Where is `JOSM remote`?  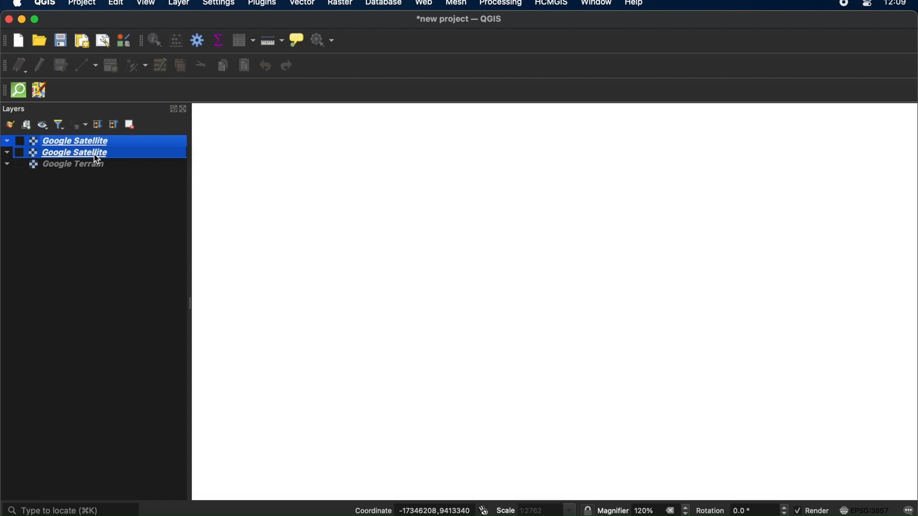
JOSM remote is located at coordinates (41, 91).